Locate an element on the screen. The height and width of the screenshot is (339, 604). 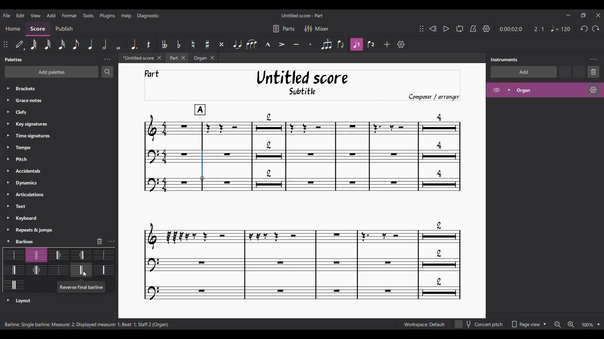
Palette panel settings is located at coordinates (107, 59).